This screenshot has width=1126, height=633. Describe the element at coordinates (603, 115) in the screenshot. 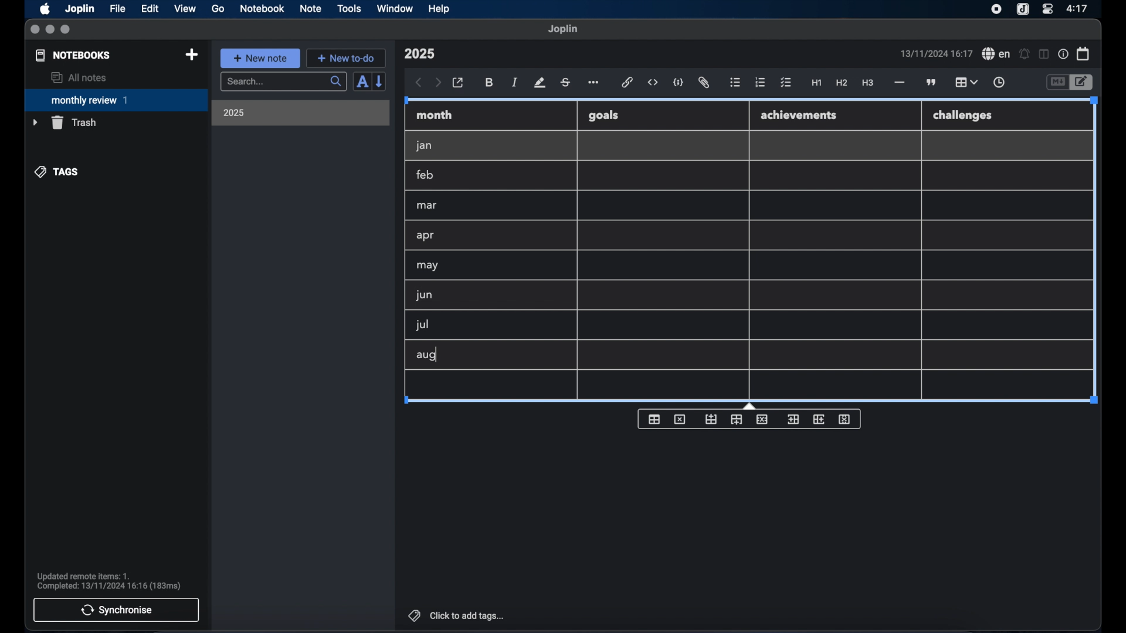

I see `goals` at that location.